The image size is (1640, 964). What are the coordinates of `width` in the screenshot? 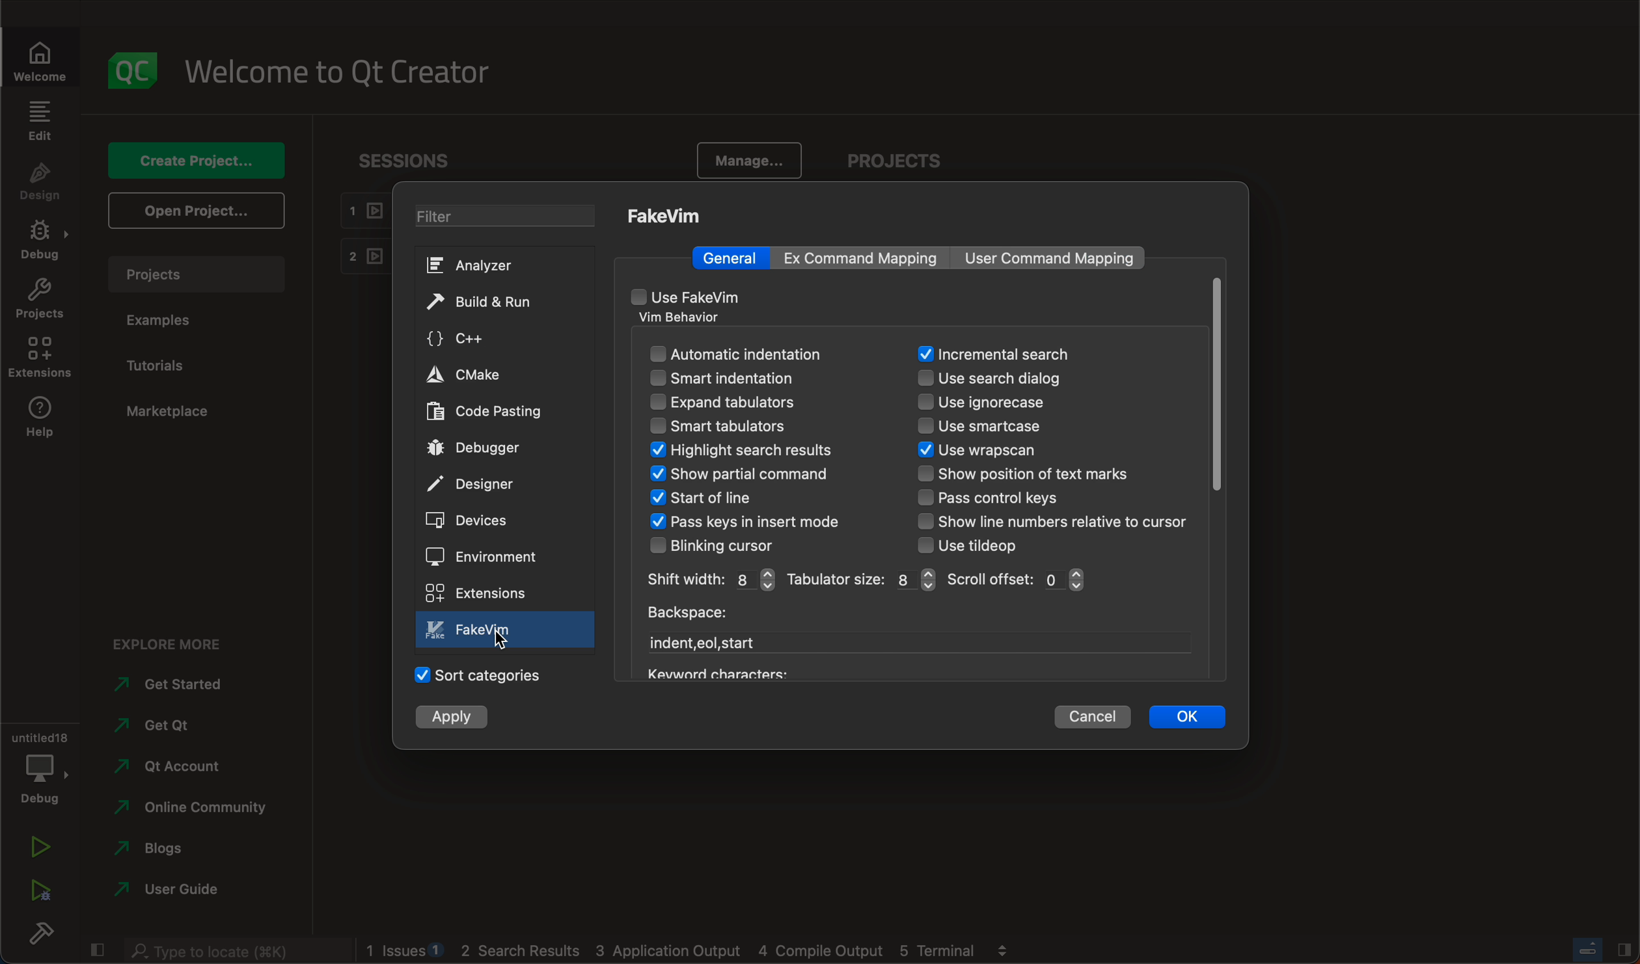 It's located at (709, 580).